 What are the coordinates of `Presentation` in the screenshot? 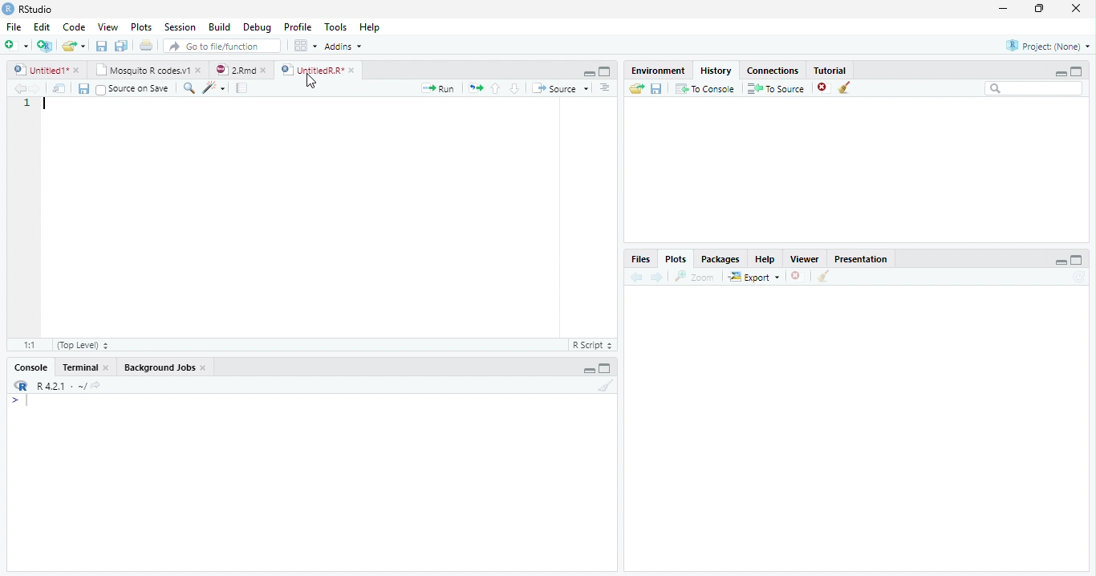 It's located at (860, 258).